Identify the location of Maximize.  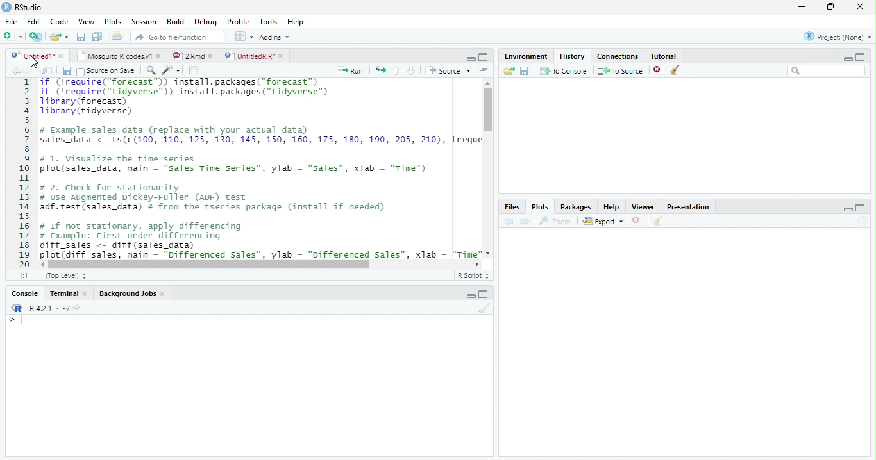
(861, 208).